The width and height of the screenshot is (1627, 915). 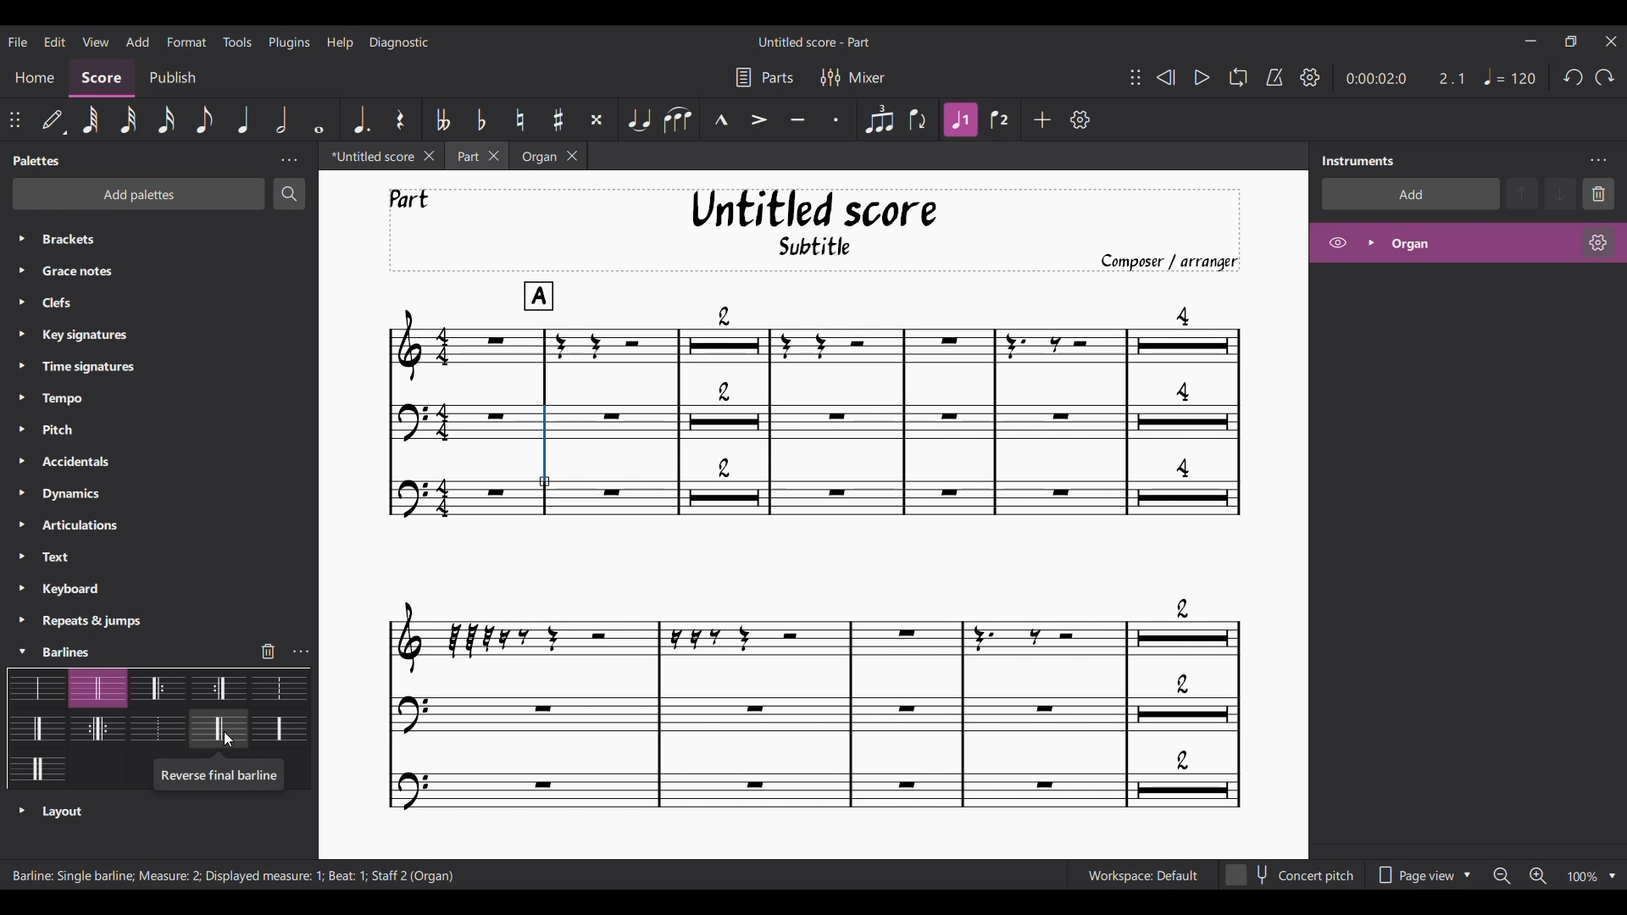 What do you see at coordinates (166, 119) in the screenshot?
I see `16th note` at bounding box center [166, 119].